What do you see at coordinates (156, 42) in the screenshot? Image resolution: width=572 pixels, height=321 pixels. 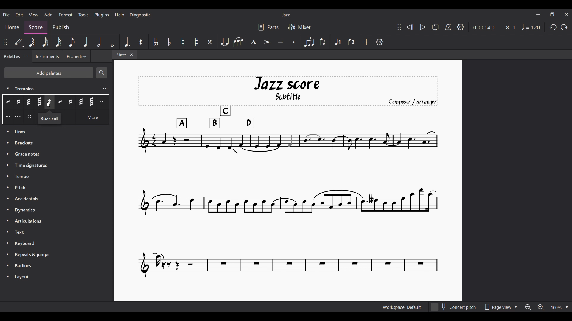 I see `Toggle double flat` at bounding box center [156, 42].